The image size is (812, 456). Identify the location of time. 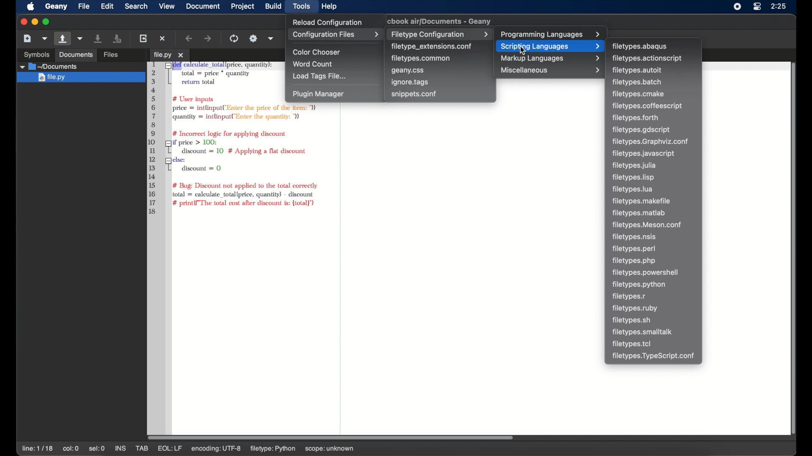
(779, 6).